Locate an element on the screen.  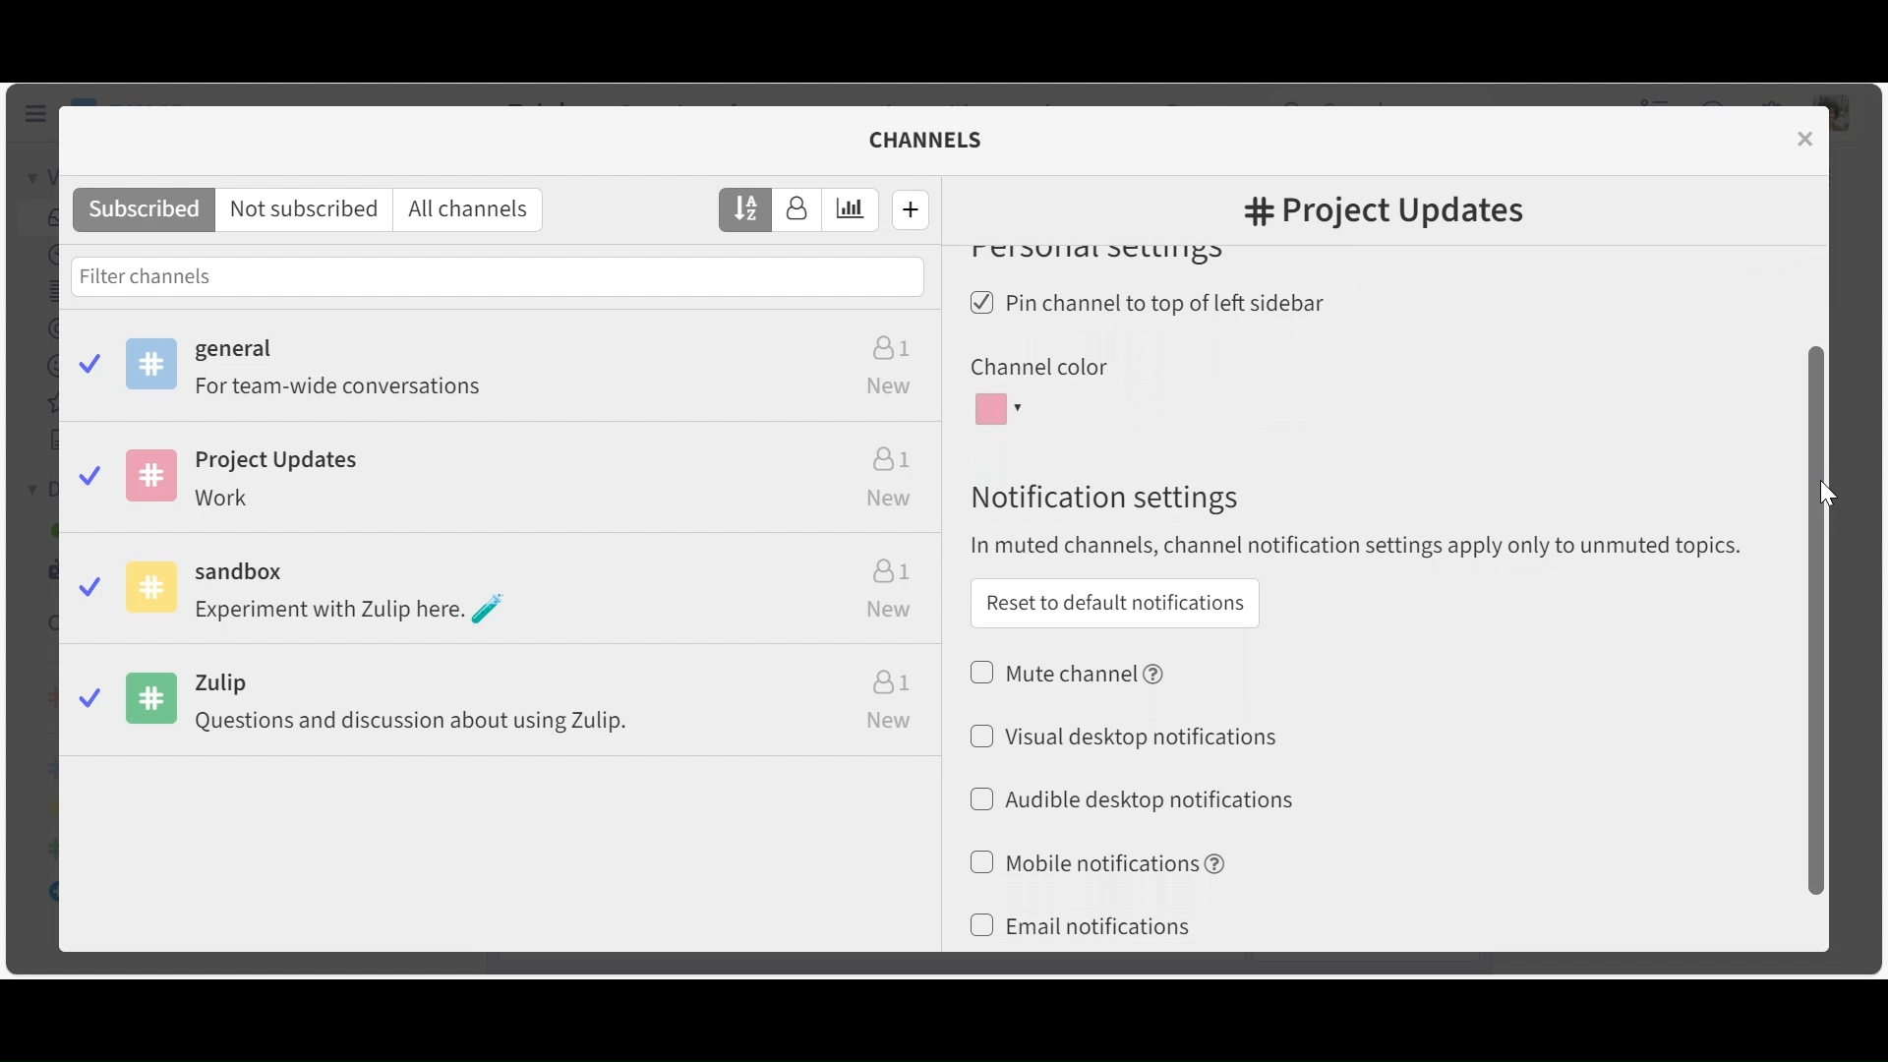
(un)select Pin channel to top left sidebar is located at coordinates (1154, 305).